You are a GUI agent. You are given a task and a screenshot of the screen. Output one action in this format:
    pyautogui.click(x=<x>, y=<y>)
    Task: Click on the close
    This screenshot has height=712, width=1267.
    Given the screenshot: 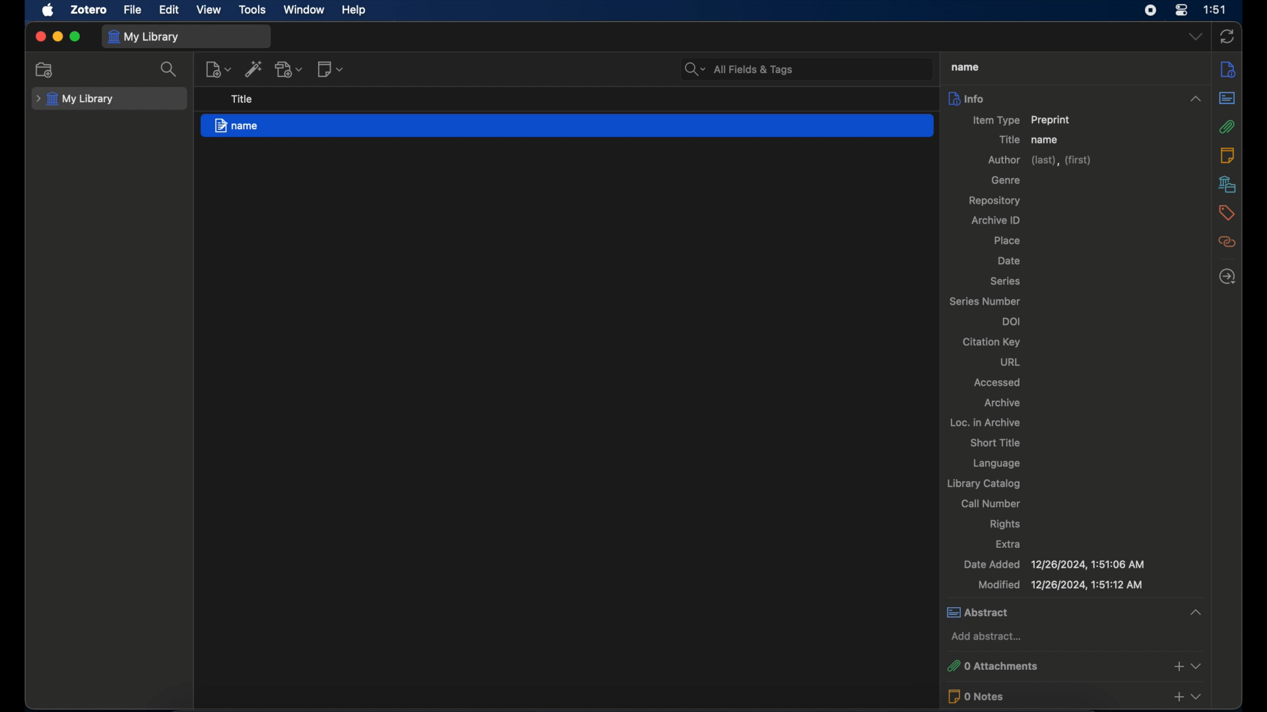 What is the action you would take?
    pyautogui.click(x=40, y=36)
    